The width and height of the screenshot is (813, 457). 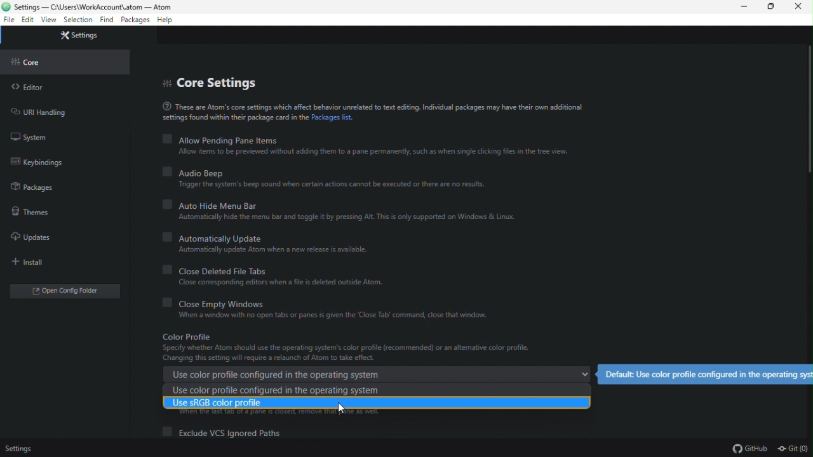 I want to click on use color profile configured in the operating system, so click(x=376, y=373).